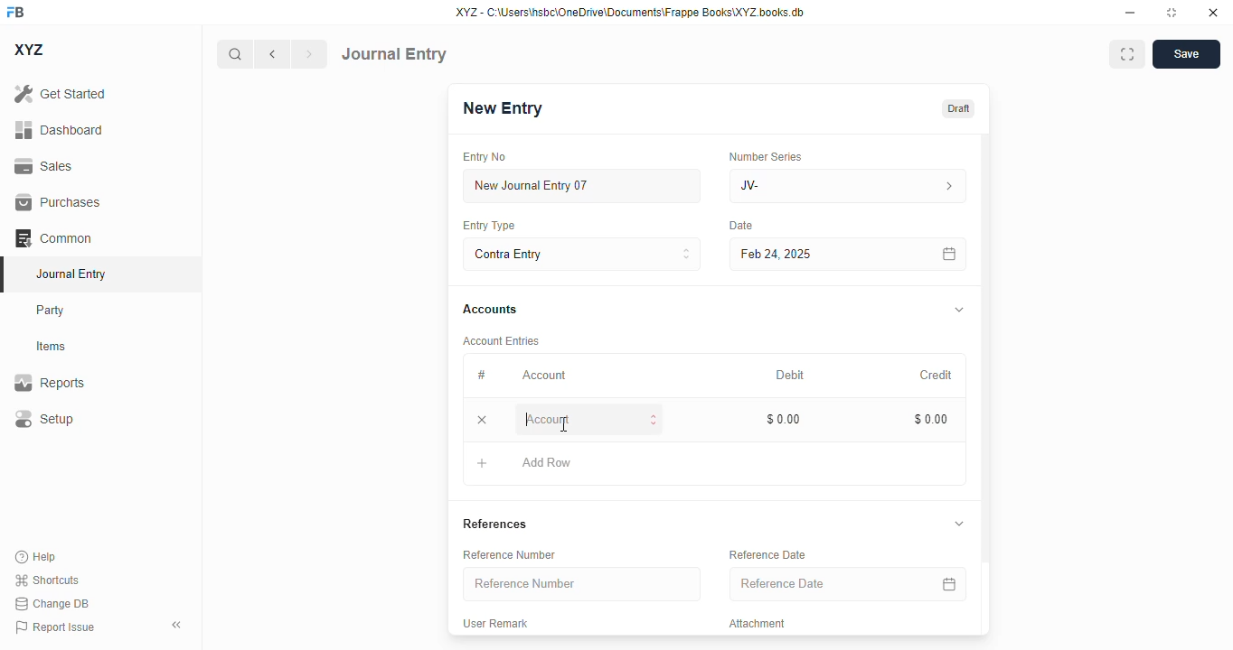 The image size is (1233, 650). Describe the element at coordinates (1186, 54) in the screenshot. I see `save` at that location.